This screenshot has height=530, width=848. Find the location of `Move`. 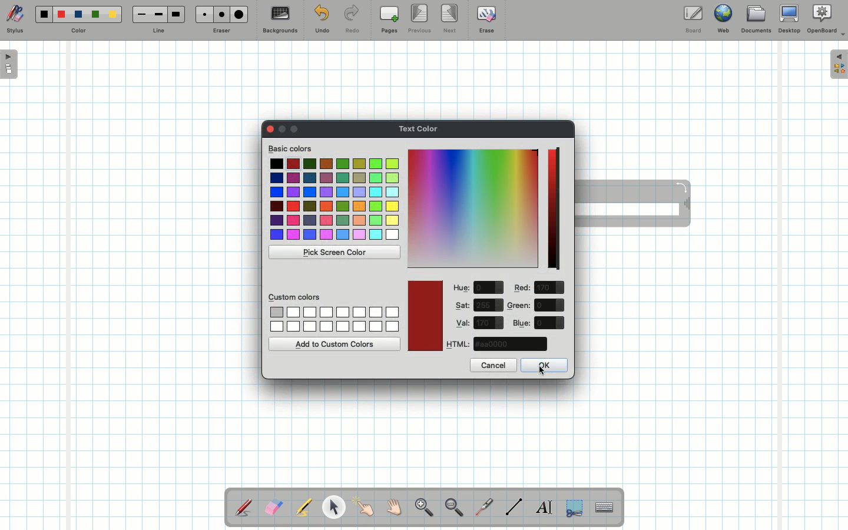

Move is located at coordinates (685, 205).